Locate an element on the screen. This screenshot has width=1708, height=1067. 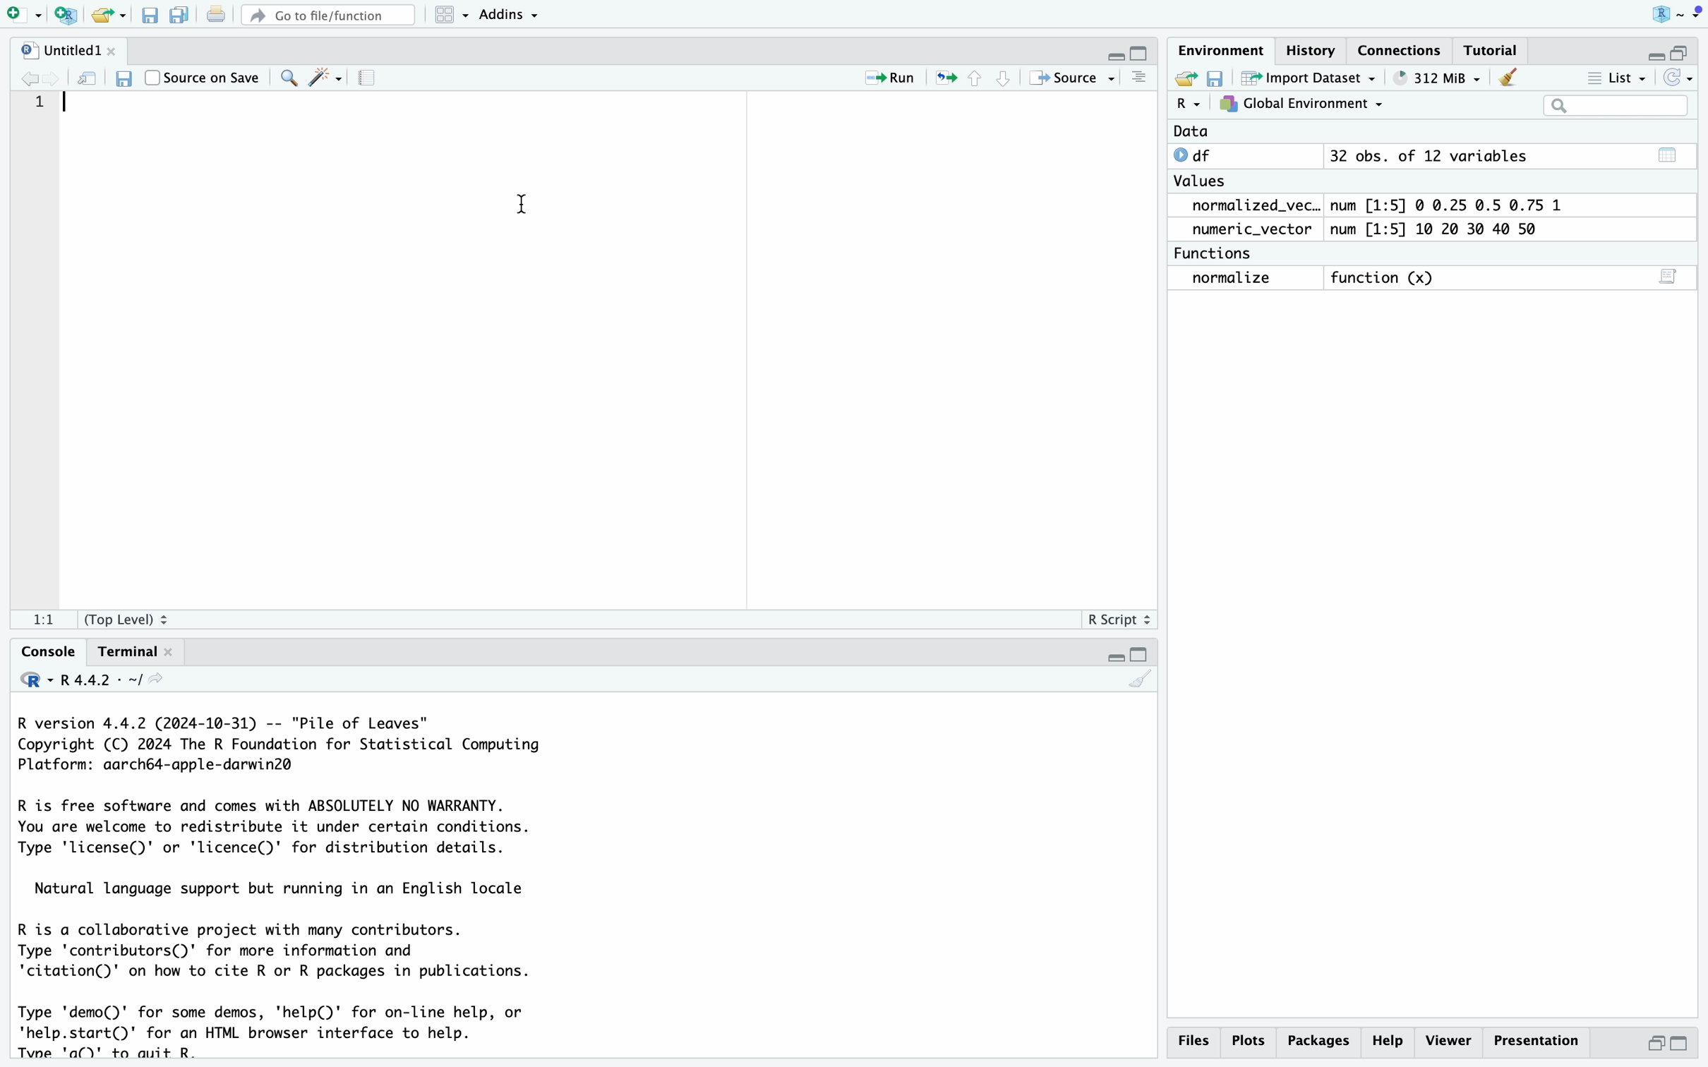
new is located at coordinates (1189, 75).